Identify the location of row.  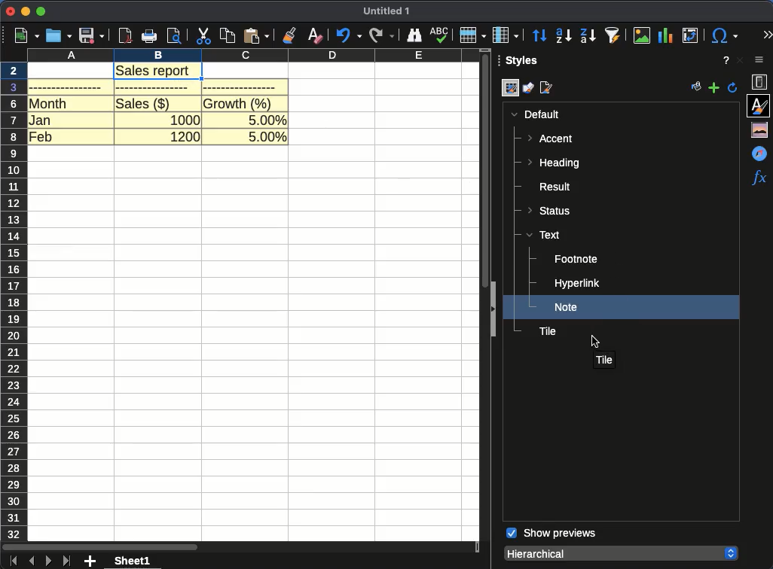
(472, 35).